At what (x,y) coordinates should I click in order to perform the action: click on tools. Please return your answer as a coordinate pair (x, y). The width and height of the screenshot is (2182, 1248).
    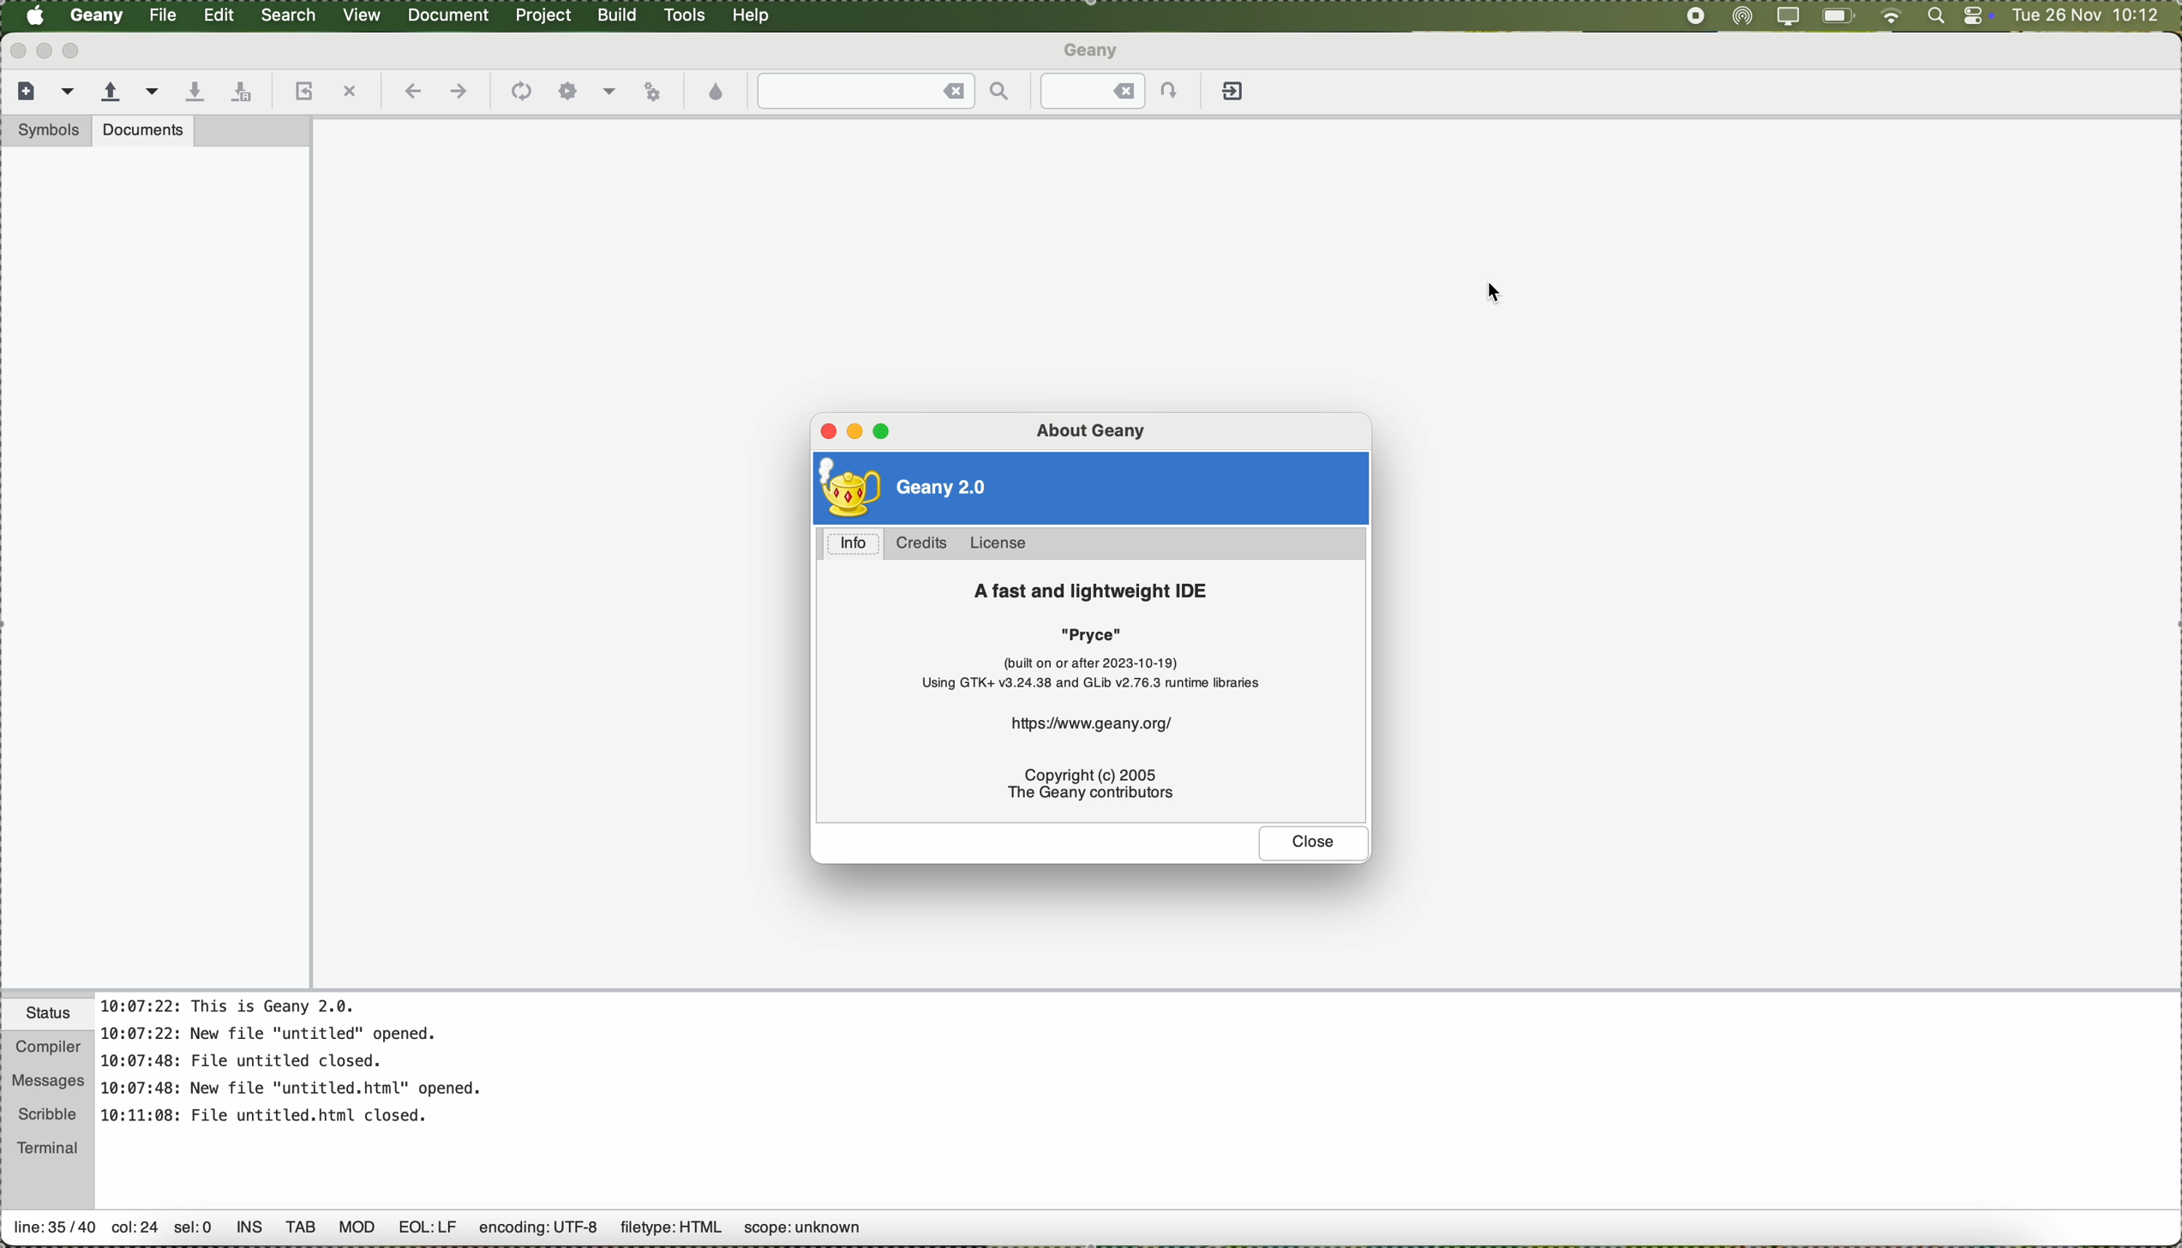
    Looking at the image, I should click on (689, 16).